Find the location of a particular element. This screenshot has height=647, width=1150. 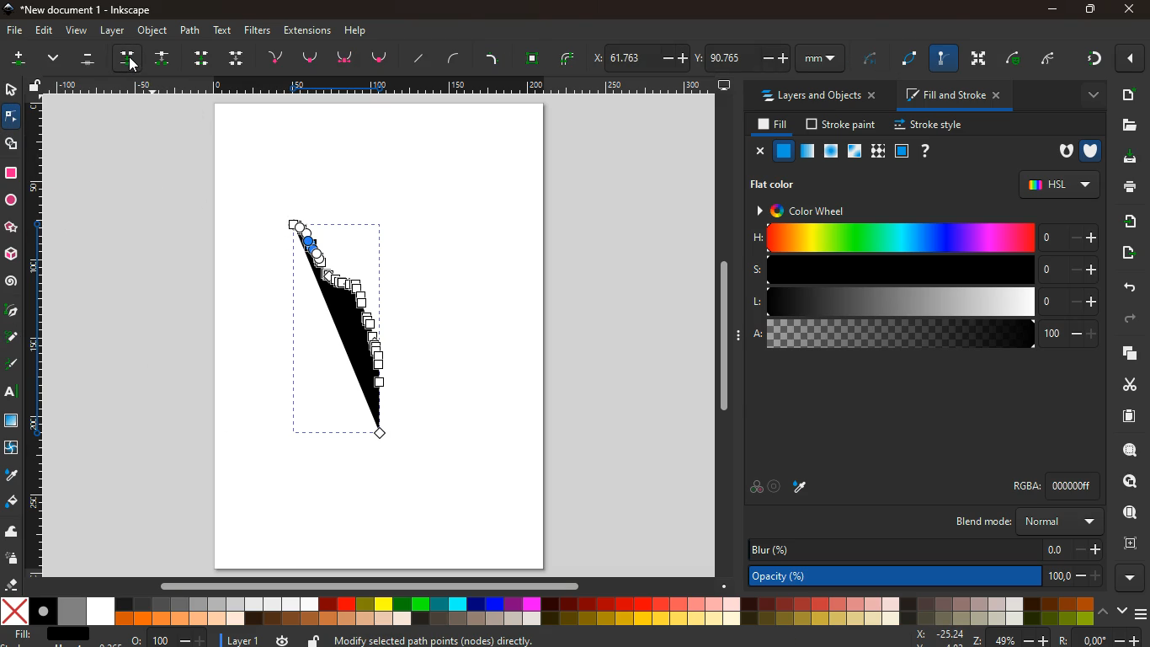

pencil took is located at coordinates (13, 337).